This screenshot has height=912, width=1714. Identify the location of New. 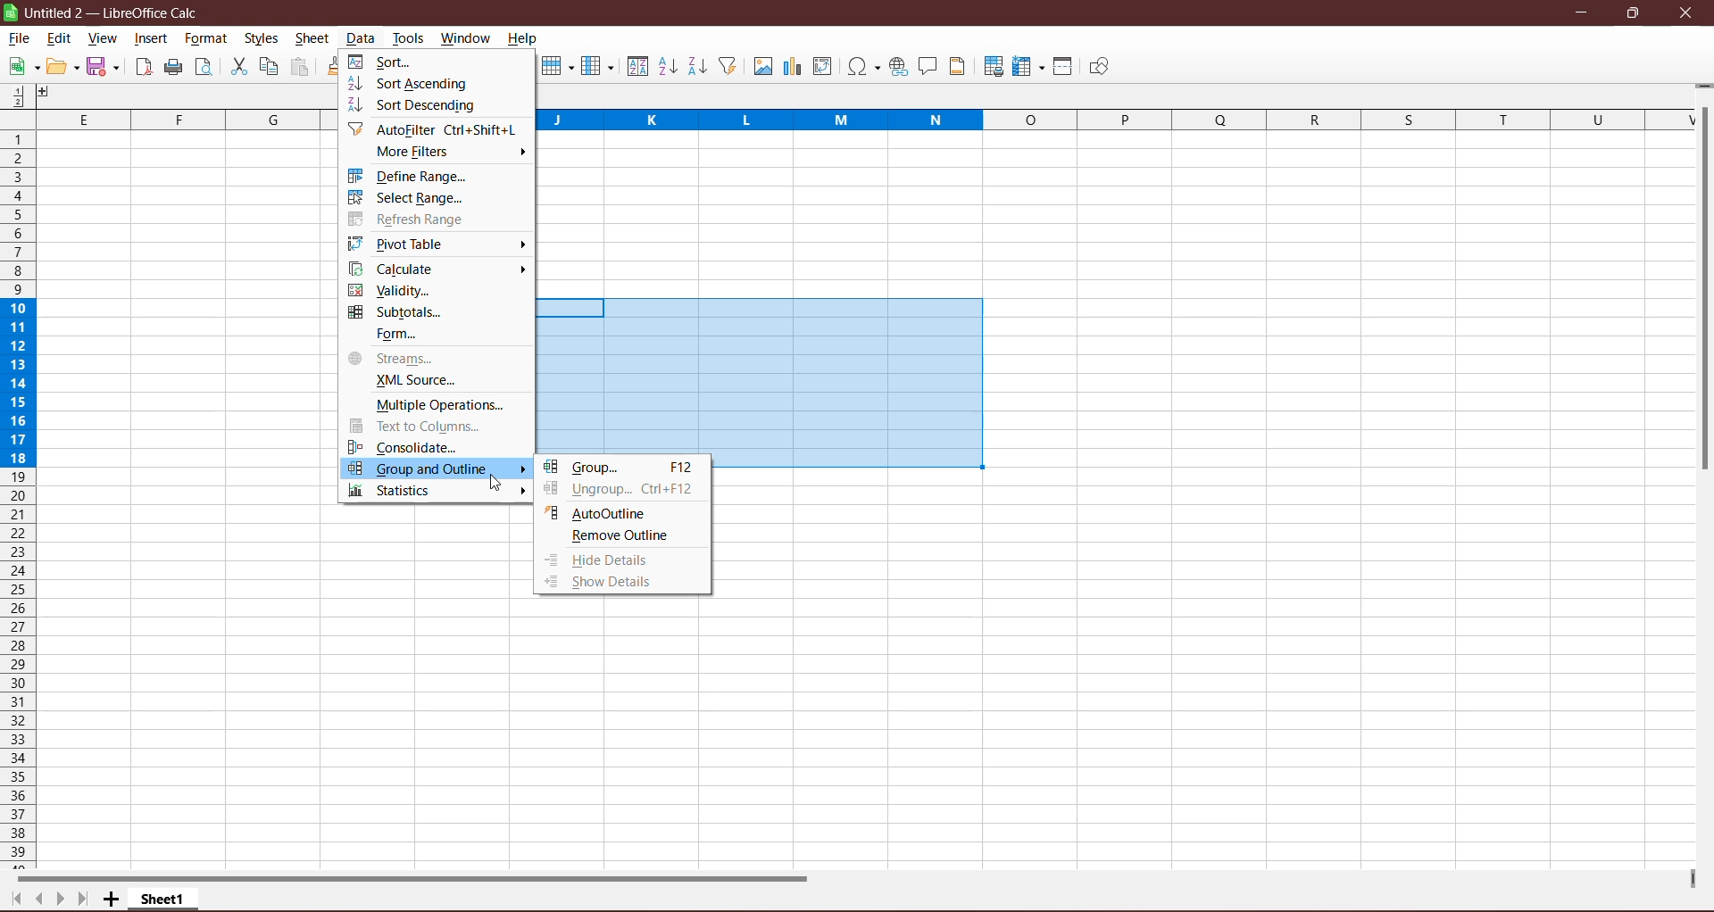
(21, 67).